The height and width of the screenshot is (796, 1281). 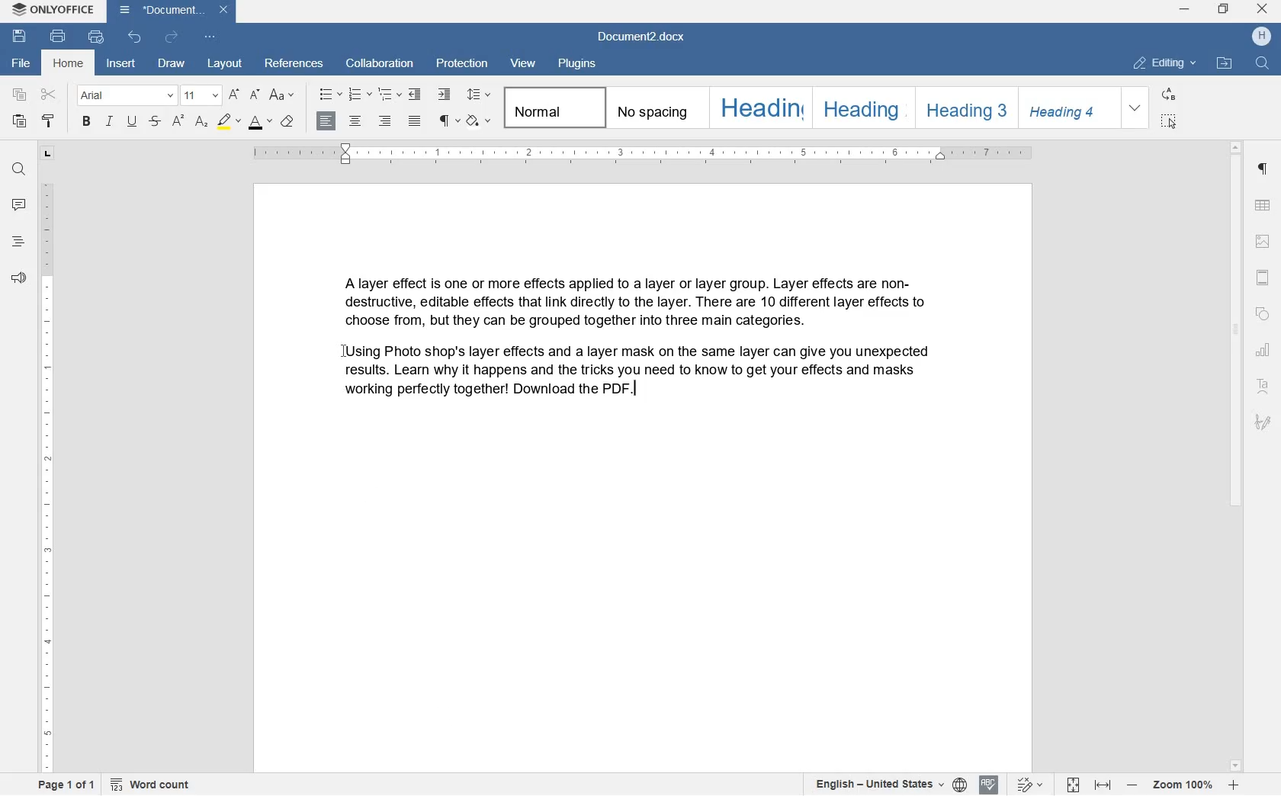 What do you see at coordinates (96, 36) in the screenshot?
I see `QUICK PRINT` at bounding box center [96, 36].